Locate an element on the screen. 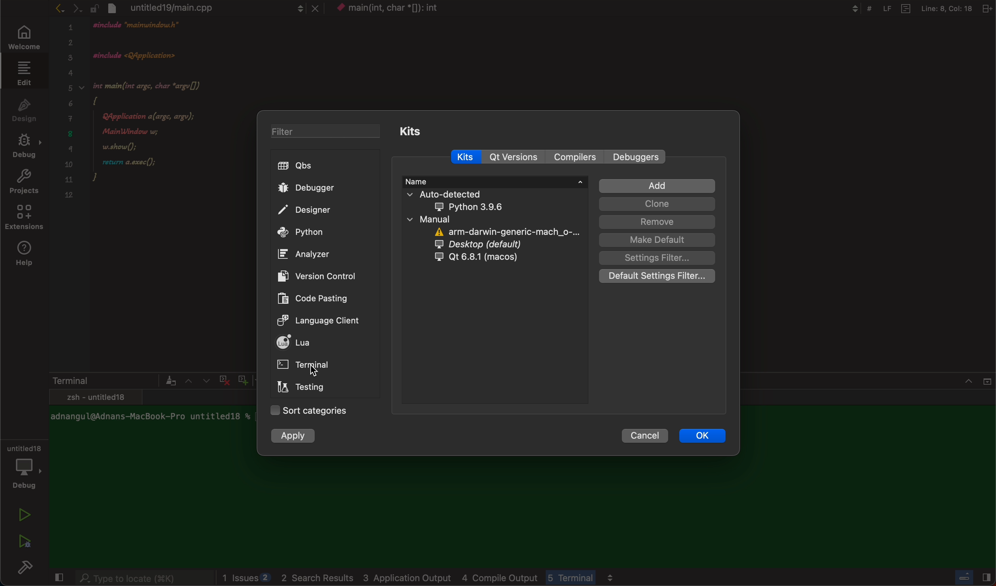  kits is located at coordinates (470, 157).